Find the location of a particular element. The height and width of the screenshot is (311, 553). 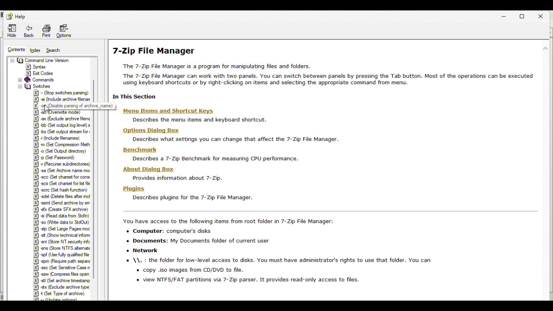

|E] ax (Exclude archive filenz | is located at coordinates (63, 119).